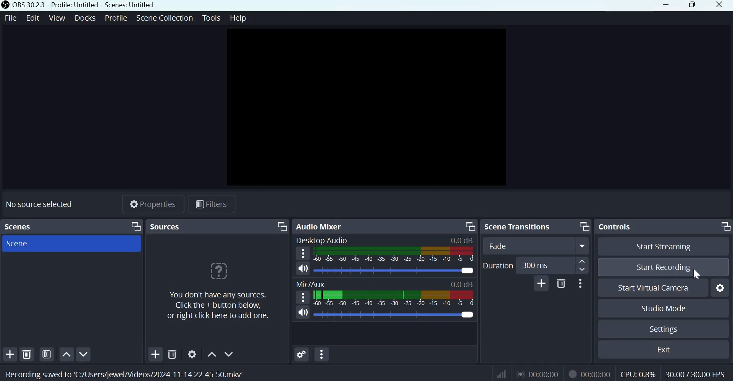 Image resolution: width=733 pixels, height=381 pixels. I want to click on Dock Options icon, so click(469, 226).